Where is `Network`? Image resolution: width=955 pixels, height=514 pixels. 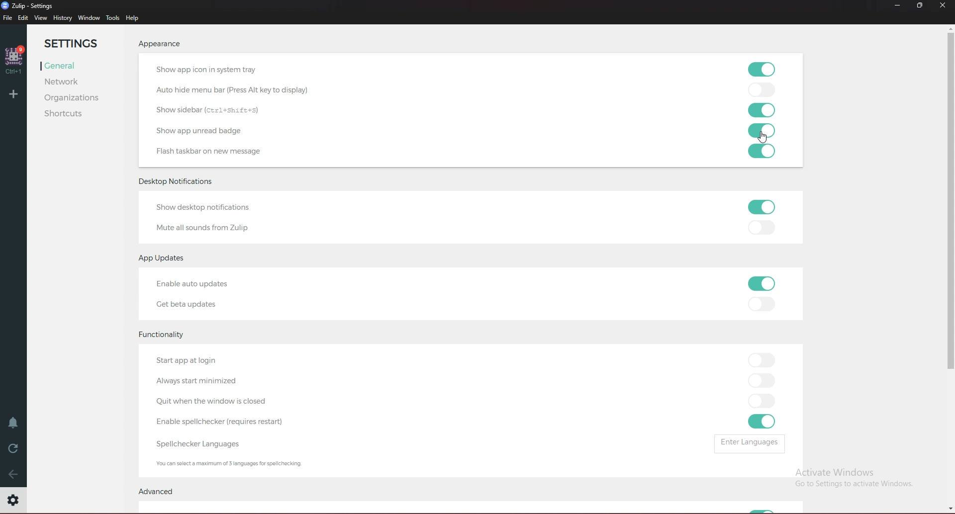 Network is located at coordinates (74, 83).